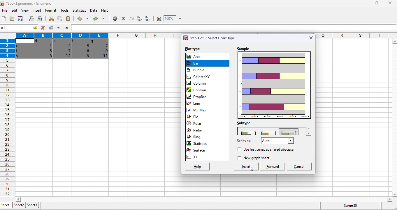 The image size is (397, 210). Describe the element at coordinates (51, 10) in the screenshot. I see `format` at that location.